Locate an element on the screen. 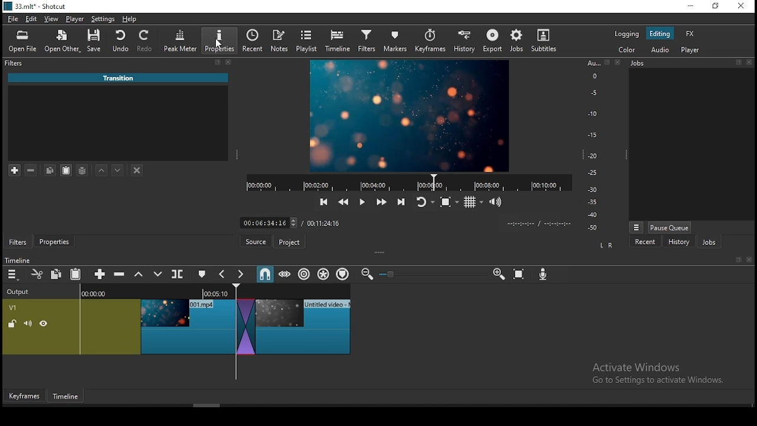 The width and height of the screenshot is (757, 426). export is located at coordinates (494, 40).